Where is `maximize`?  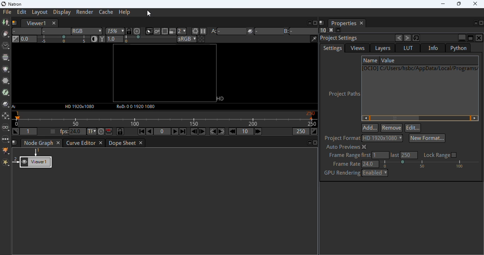
maximize is located at coordinates (459, 4).